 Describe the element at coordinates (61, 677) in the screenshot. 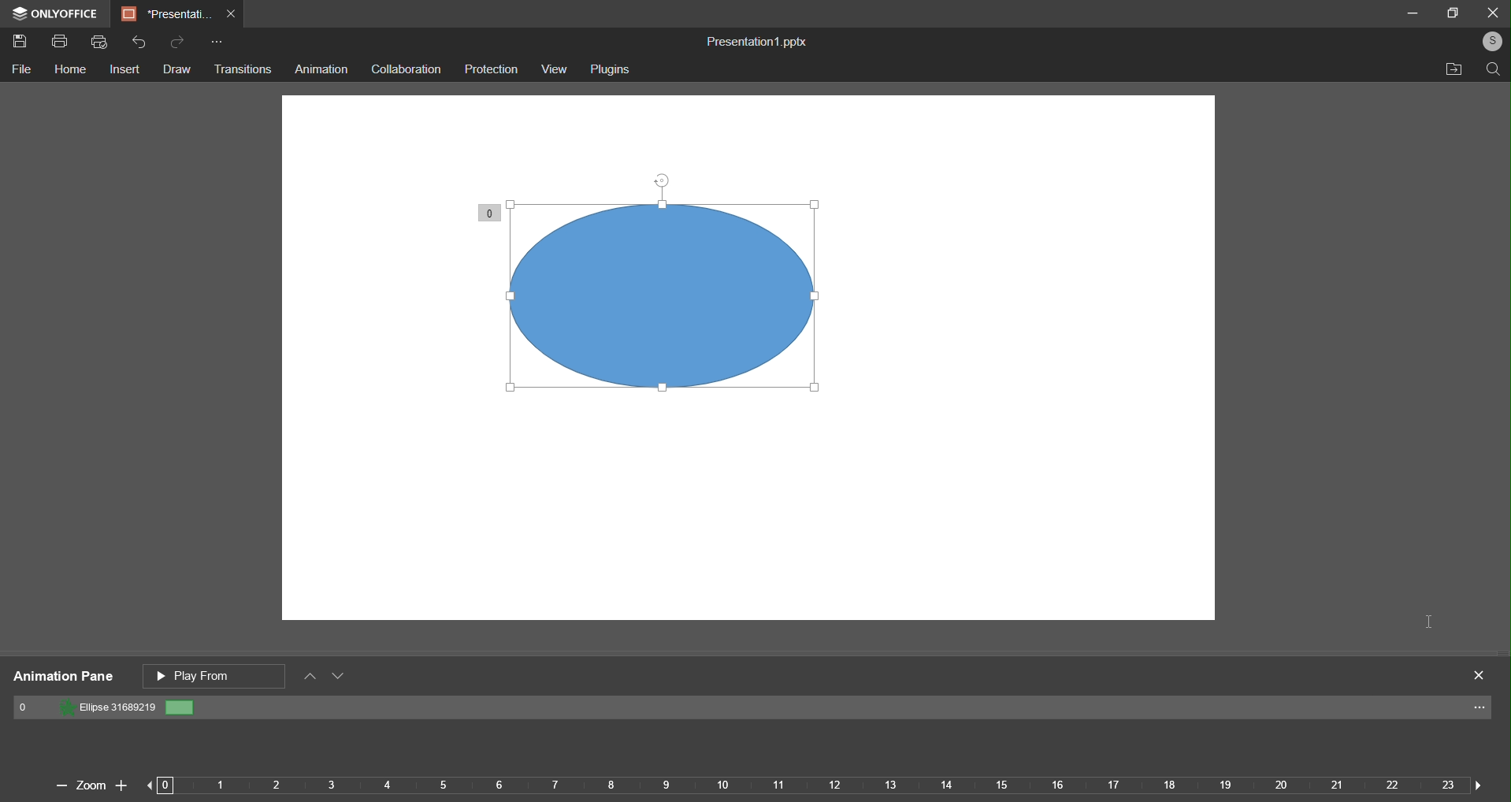

I see `animation pane` at that location.